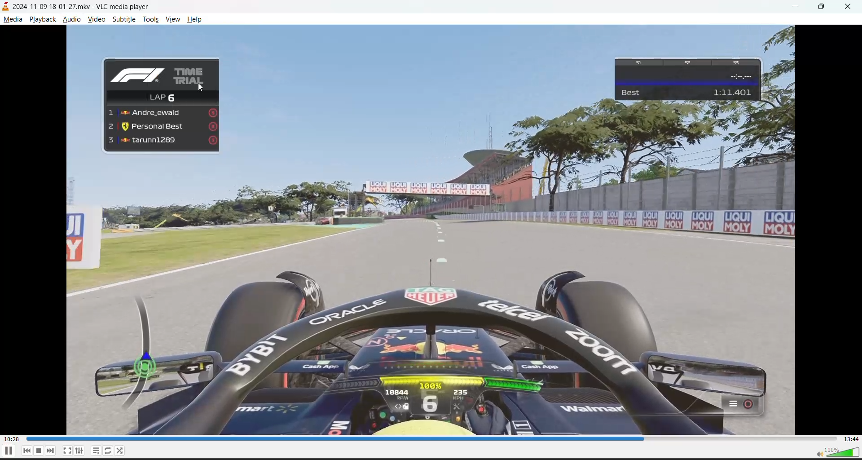 This screenshot has height=460, width=862. Describe the element at coordinates (163, 142) in the screenshot. I see `tarunn1289` at that location.